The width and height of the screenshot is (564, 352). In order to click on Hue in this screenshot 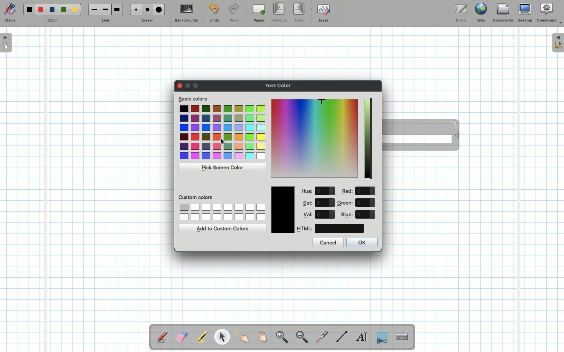, I will do `click(307, 191)`.